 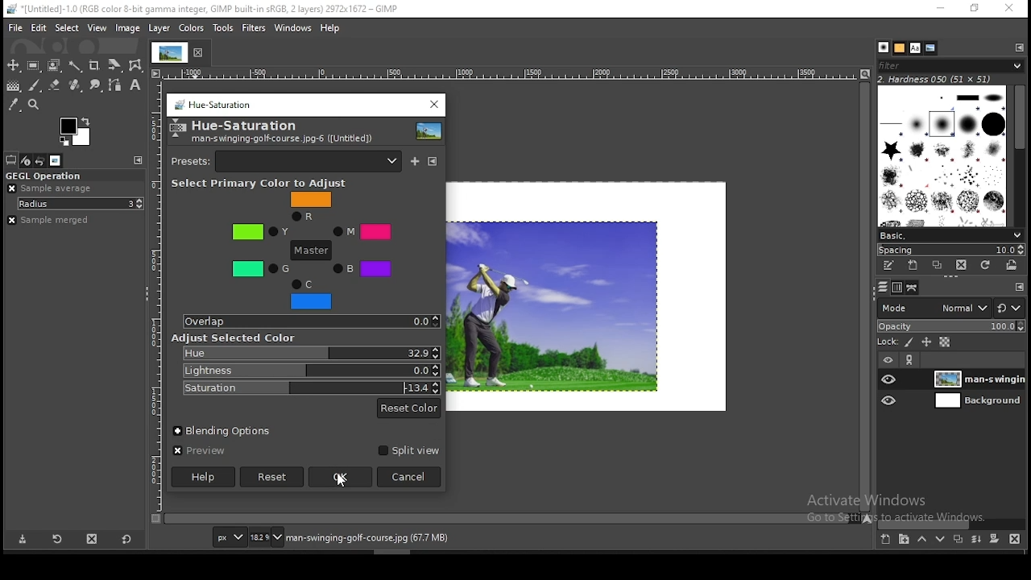 I want to click on foreground select tool, so click(x=53, y=65).